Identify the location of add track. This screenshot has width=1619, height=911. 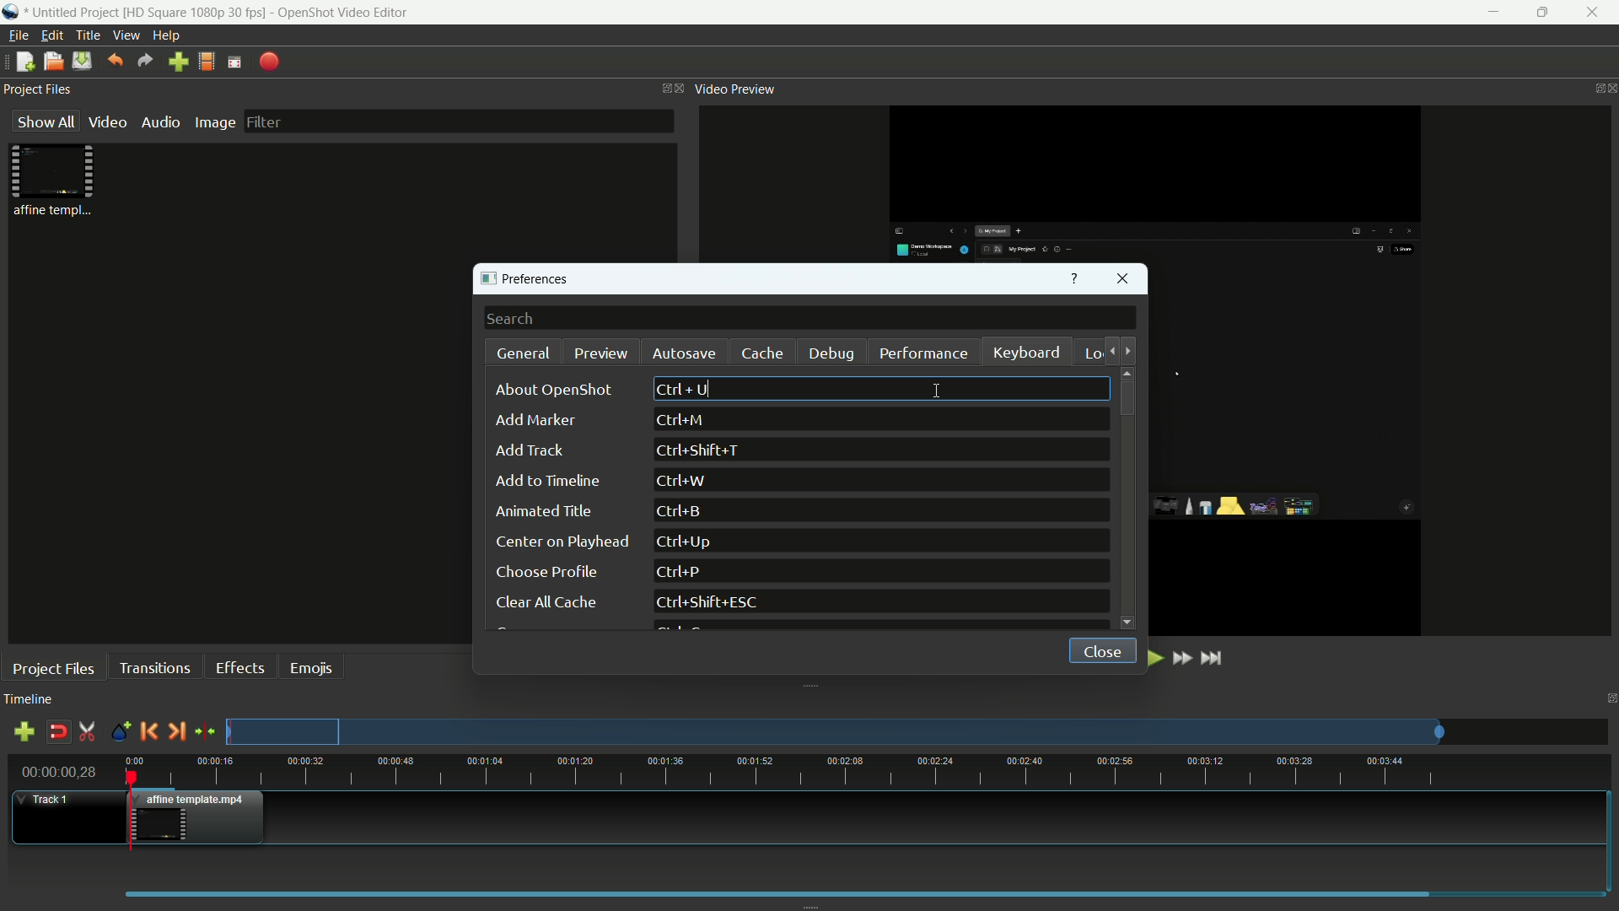
(24, 734).